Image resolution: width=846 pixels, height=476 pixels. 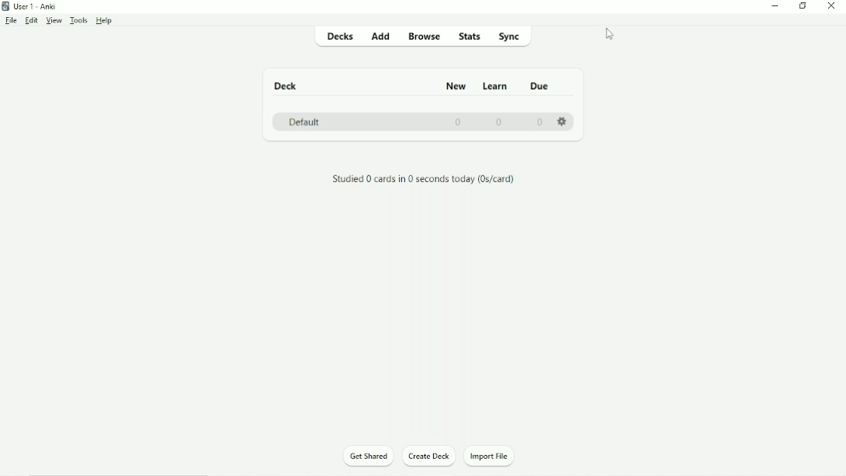 I want to click on 0, so click(x=499, y=122).